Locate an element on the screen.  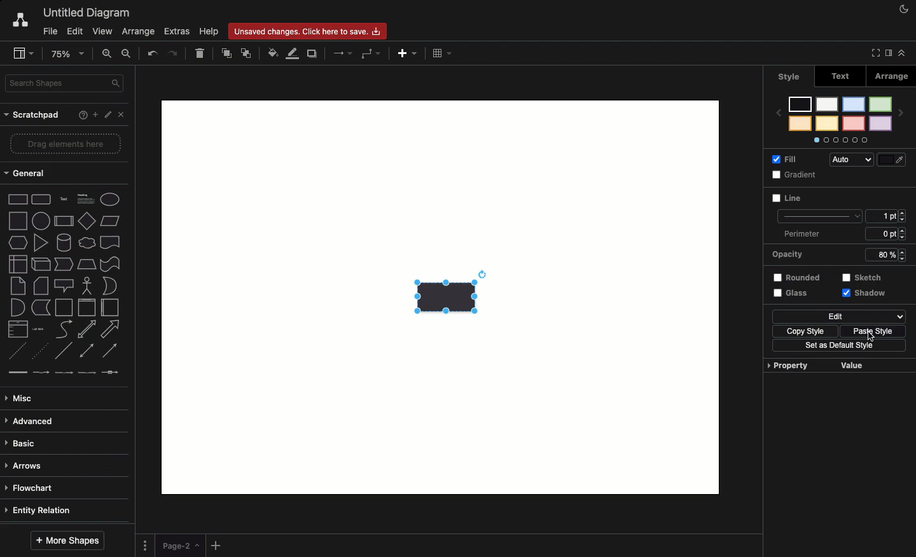
arrow is located at coordinates (111, 331).